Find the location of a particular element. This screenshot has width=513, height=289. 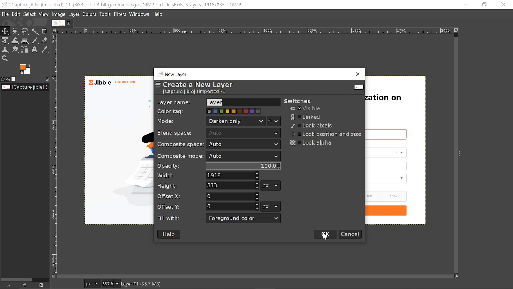

Free select tool is located at coordinates (25, 32).